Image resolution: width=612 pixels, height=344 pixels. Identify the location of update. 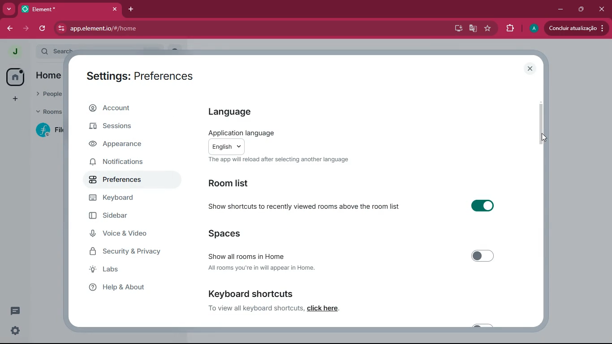
(576, 27).